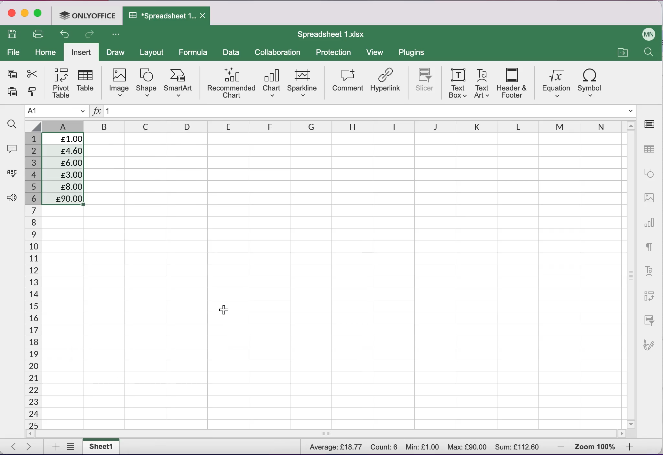  Describe the element at coordinates (91, 35) in the screenshot. I see `redo` at that location.